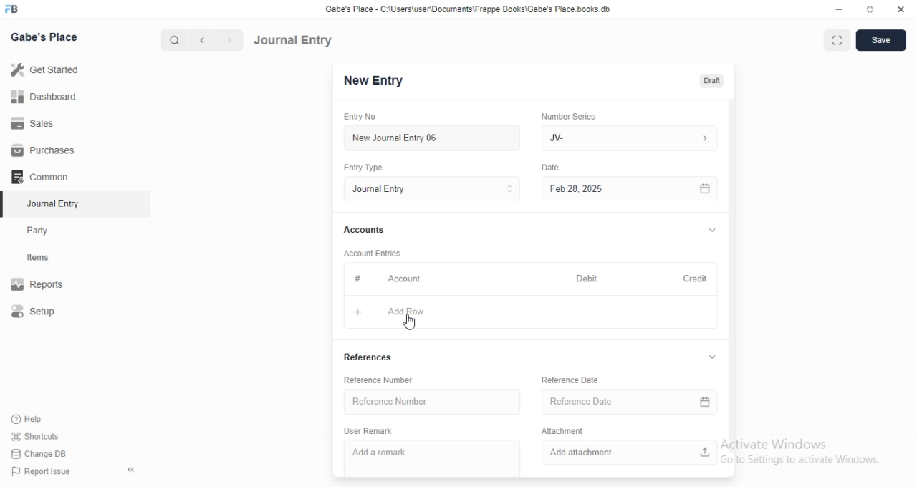 The height and width of the screenshot is (487, 917). Describe the element at coordinates (47, 96) in the screenshot. I see `Dashboard` at that location.